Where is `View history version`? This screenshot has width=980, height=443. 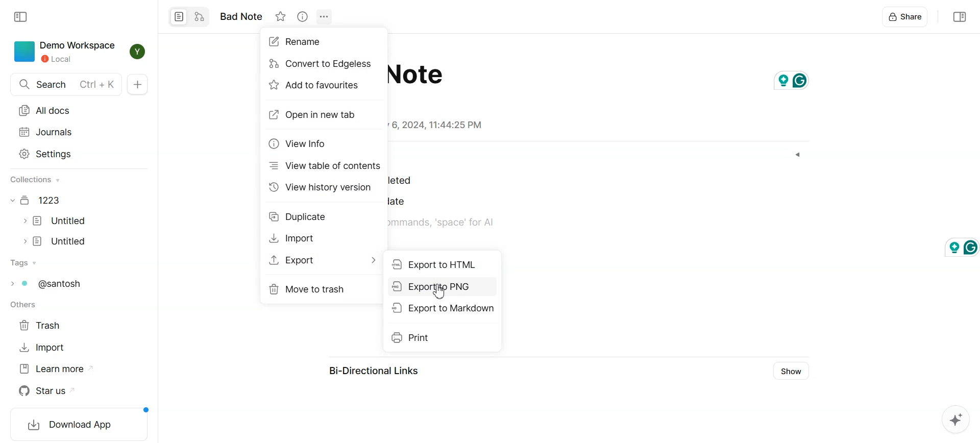 View history version is located at coordinates (322, 187).